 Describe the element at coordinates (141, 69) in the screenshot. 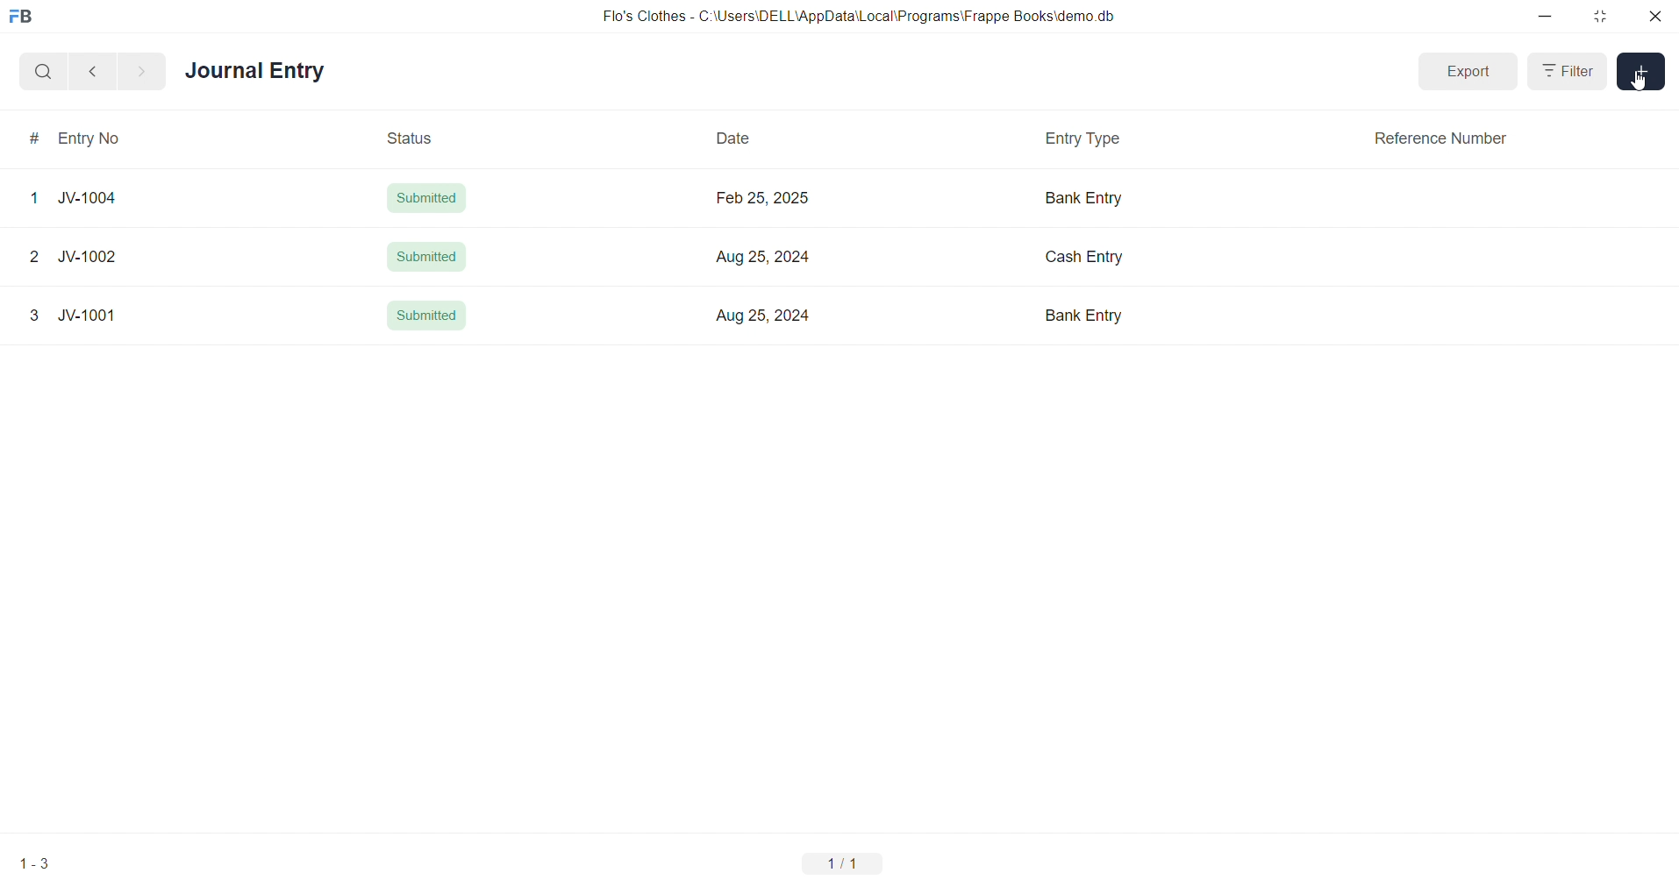

I see `navigate forward` at that location.